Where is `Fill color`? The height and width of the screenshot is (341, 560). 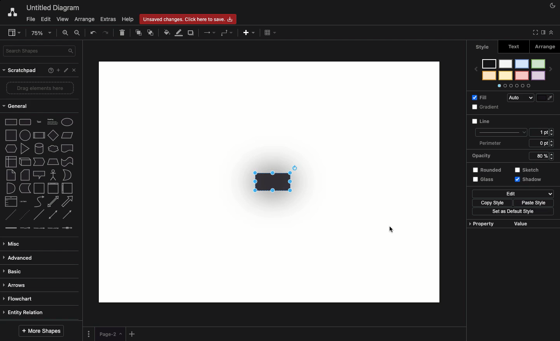 Fill color is located at coordinates (166, 32).